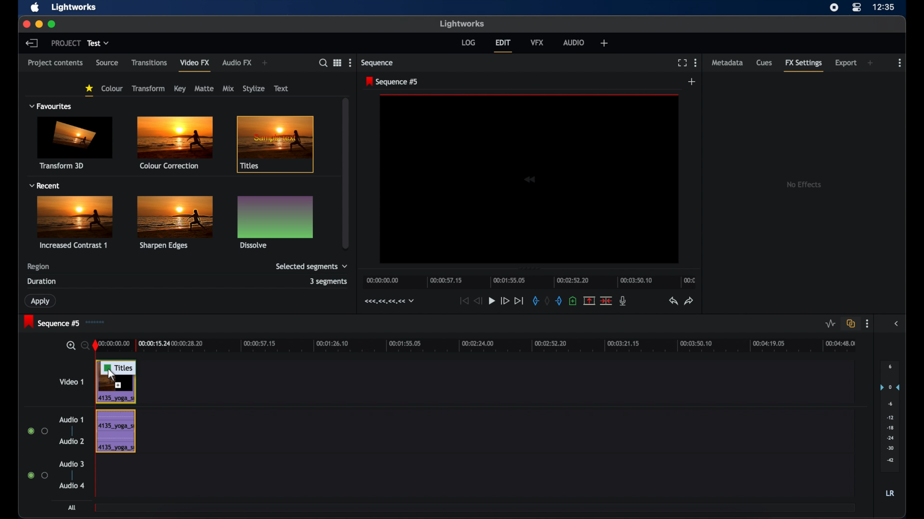  What do you see at coordinates (673, 301) in the screenshot?
I see `undo` at bounding box center [673, 301].